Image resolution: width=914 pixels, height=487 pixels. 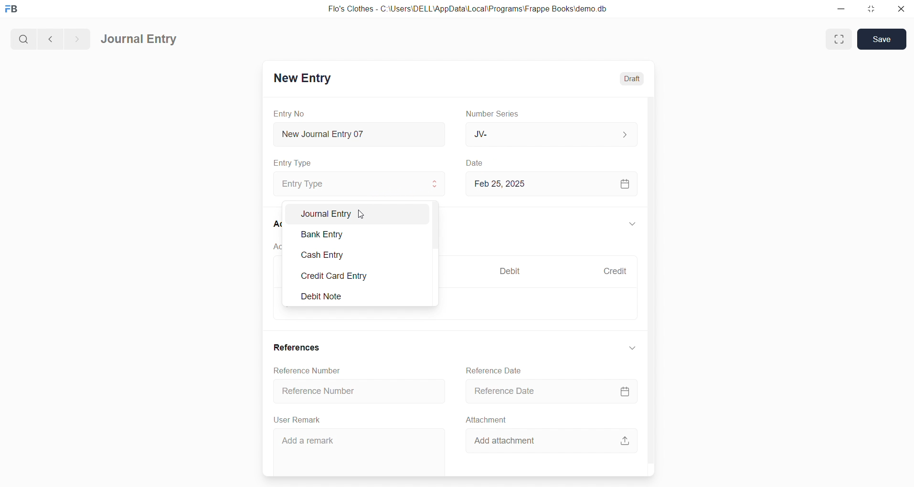 What do you see at coordinates (14, 10) in the screenshot?
I see `logo` at bounding box center [14, 10].